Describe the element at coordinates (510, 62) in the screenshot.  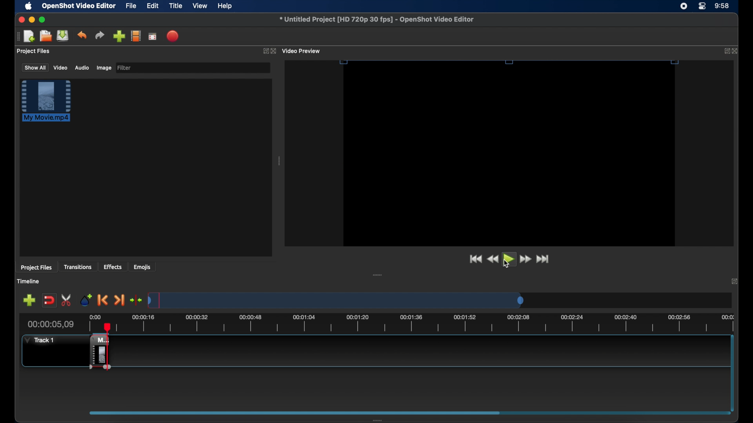
I see `resize handle` at that location.